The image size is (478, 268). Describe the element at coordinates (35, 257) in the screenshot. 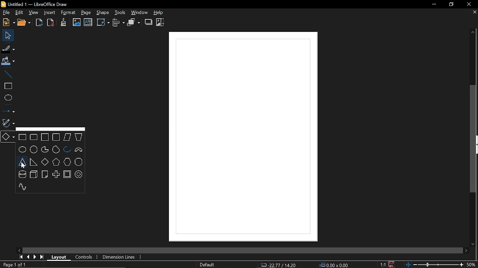

I see `Next page` at that location.